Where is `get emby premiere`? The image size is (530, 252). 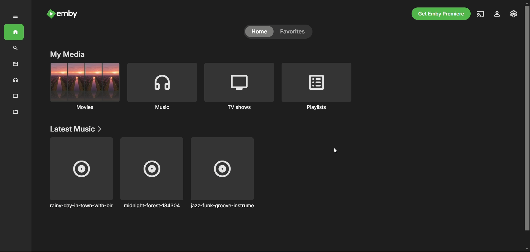
get emby premiere is located at coordinates (441, 14).